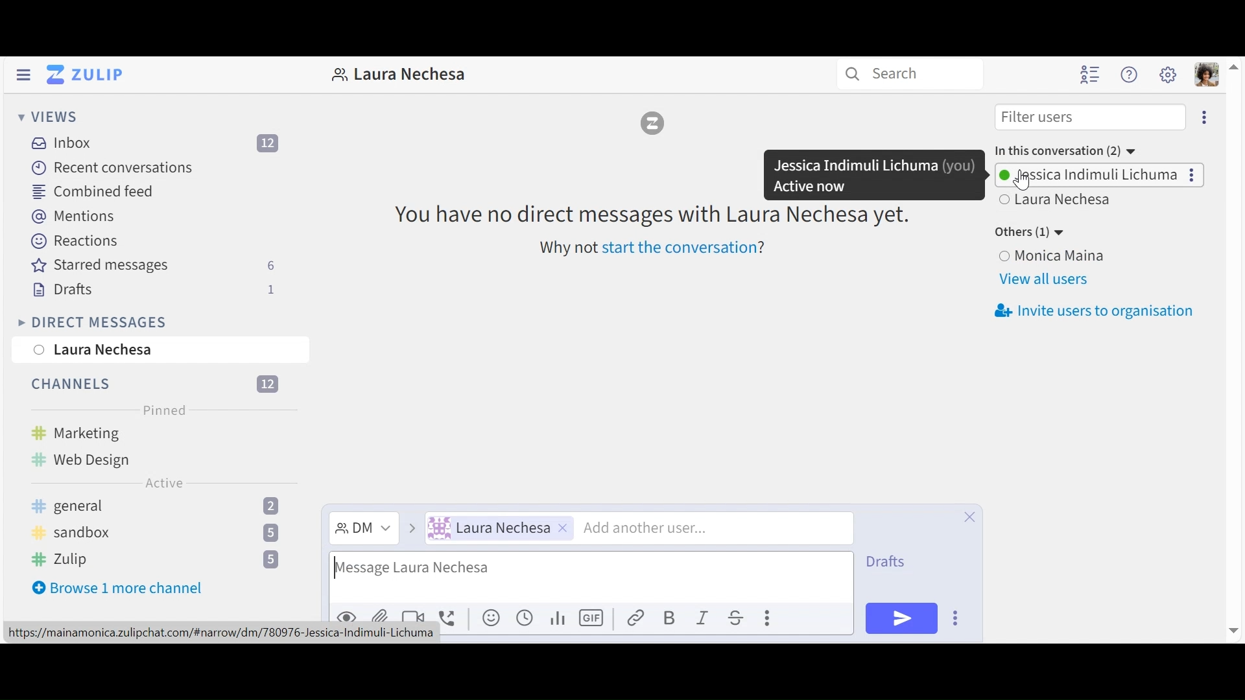 The width and height of the screenshot is (1245, 700). Describe the element at coordinates (971, 520) in the screenshot. I see `Close` at that location.